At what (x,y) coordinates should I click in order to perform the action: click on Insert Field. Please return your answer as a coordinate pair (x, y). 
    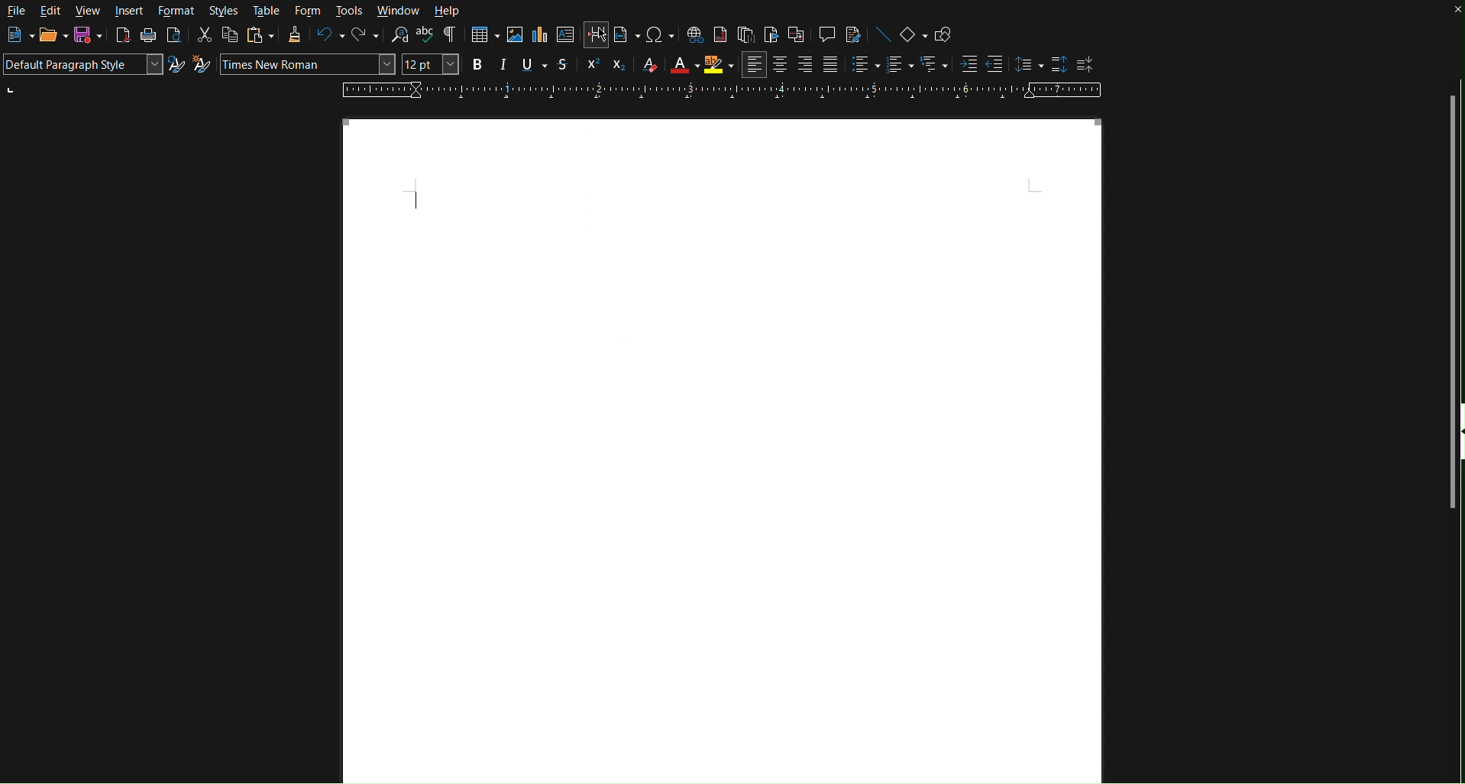
    Looking at the image, I should click on (623, 35).